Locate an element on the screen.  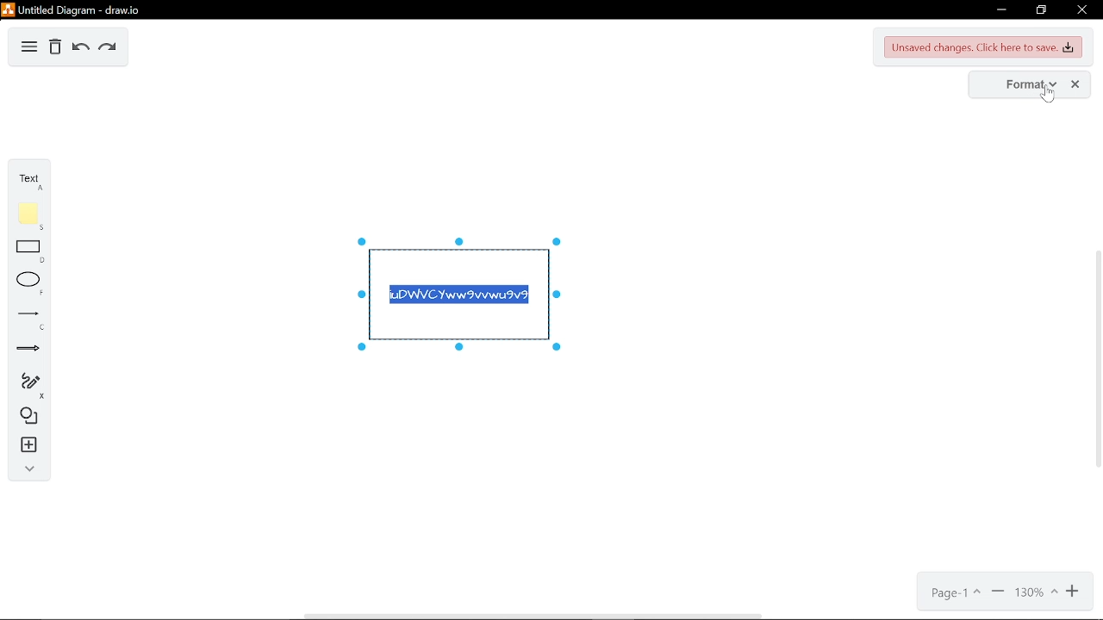
Unsaved changes. Click here to save changes is located at coordinates (981, 47).